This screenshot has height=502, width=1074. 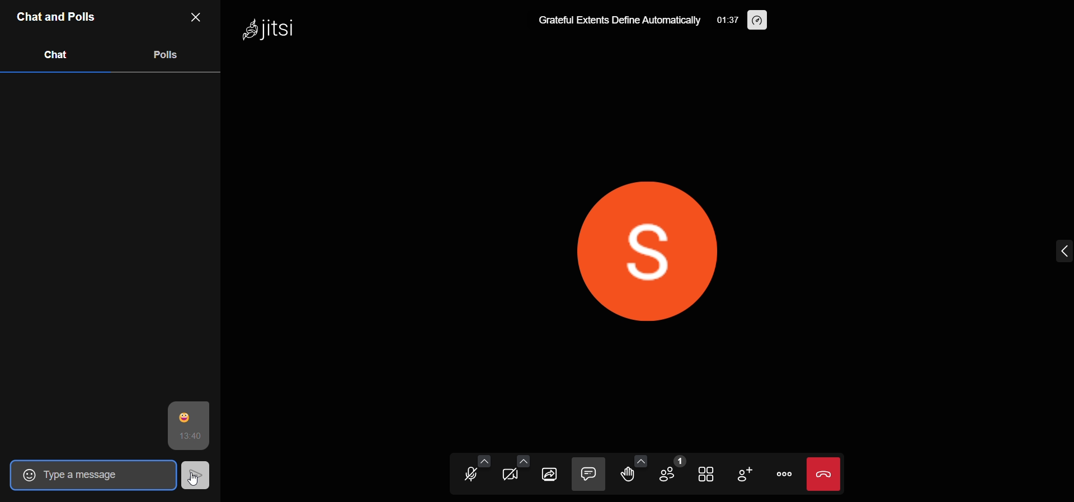 What do you see at coordinates (551, 473) in the screenshot?
I see `screen share` at bounding box center [551, 473].